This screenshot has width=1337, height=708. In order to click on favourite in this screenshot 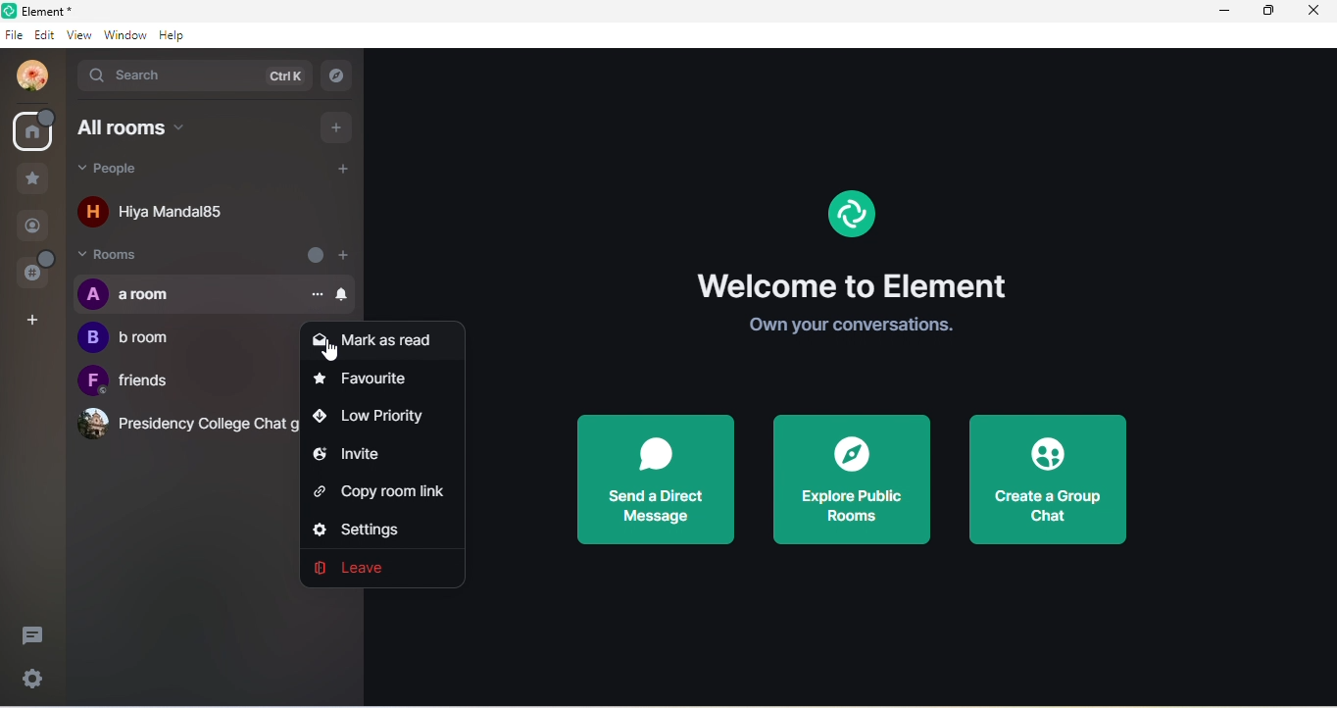, I will do `click(368, 383)`.